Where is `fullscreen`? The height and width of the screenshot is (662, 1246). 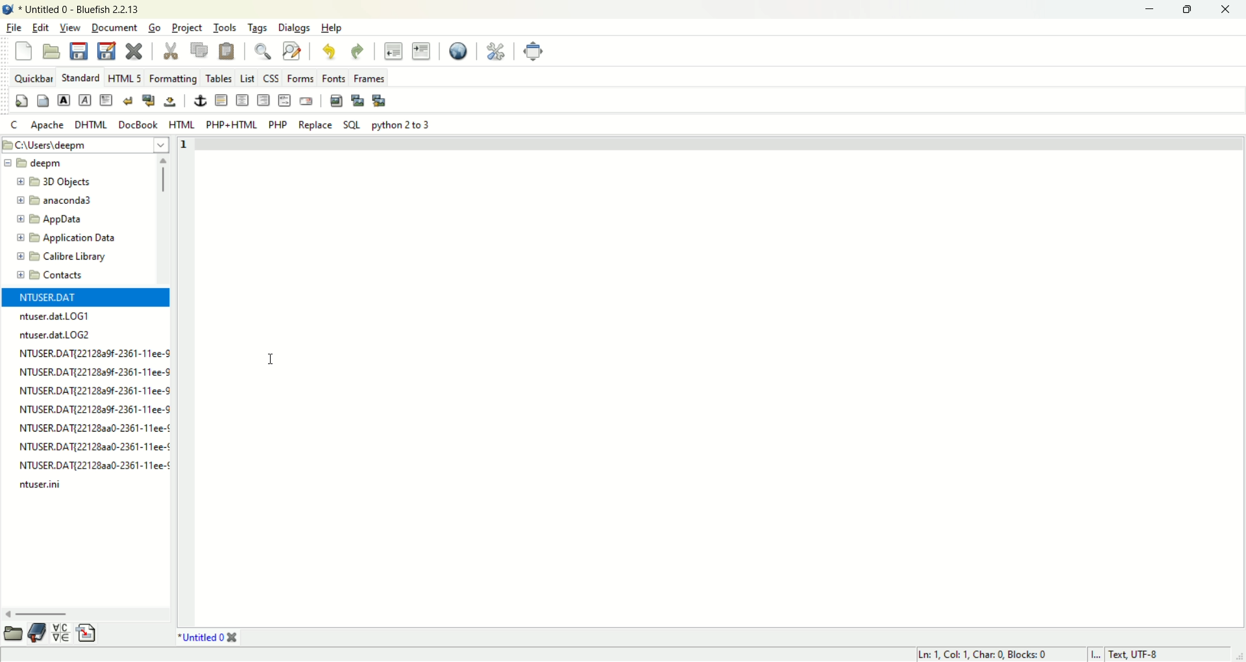
fullscreen is located at coordinates (533, 51).